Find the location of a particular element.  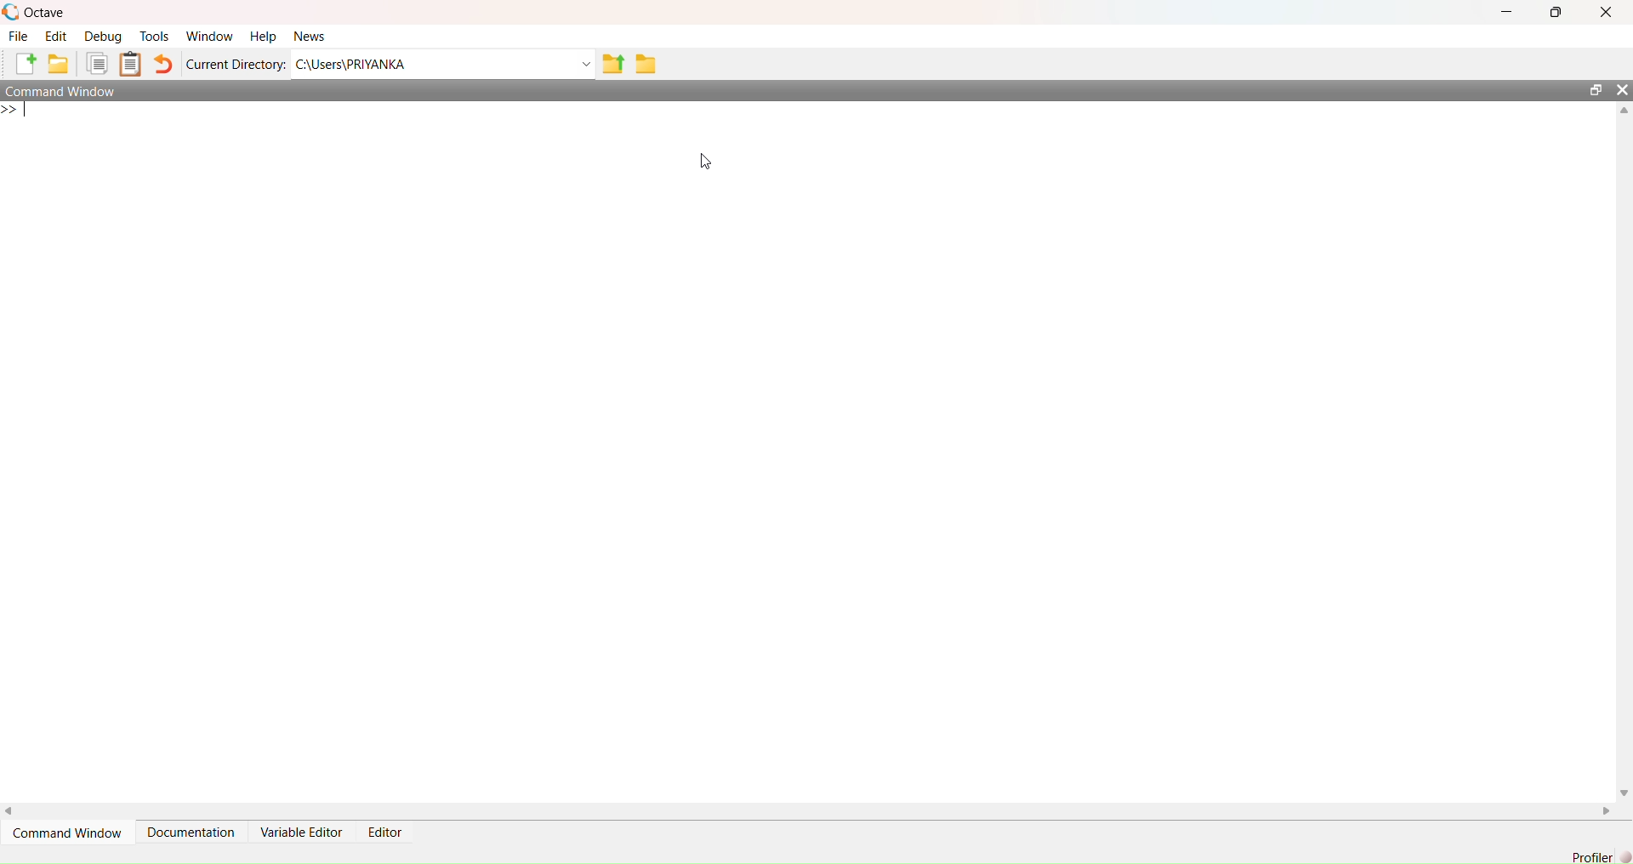

Copy is located at coordinates (97, 63).